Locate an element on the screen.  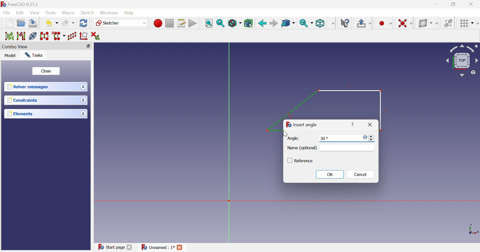
Undo is located at coordinates (47, 23).